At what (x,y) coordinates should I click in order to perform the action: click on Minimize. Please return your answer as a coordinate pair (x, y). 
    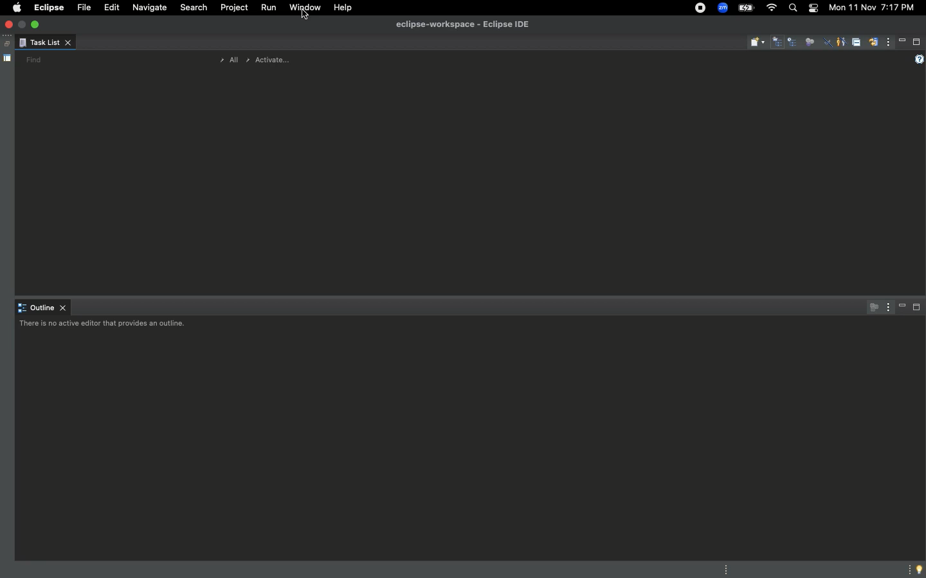
    Looking at the image, I should click on (903, 41).